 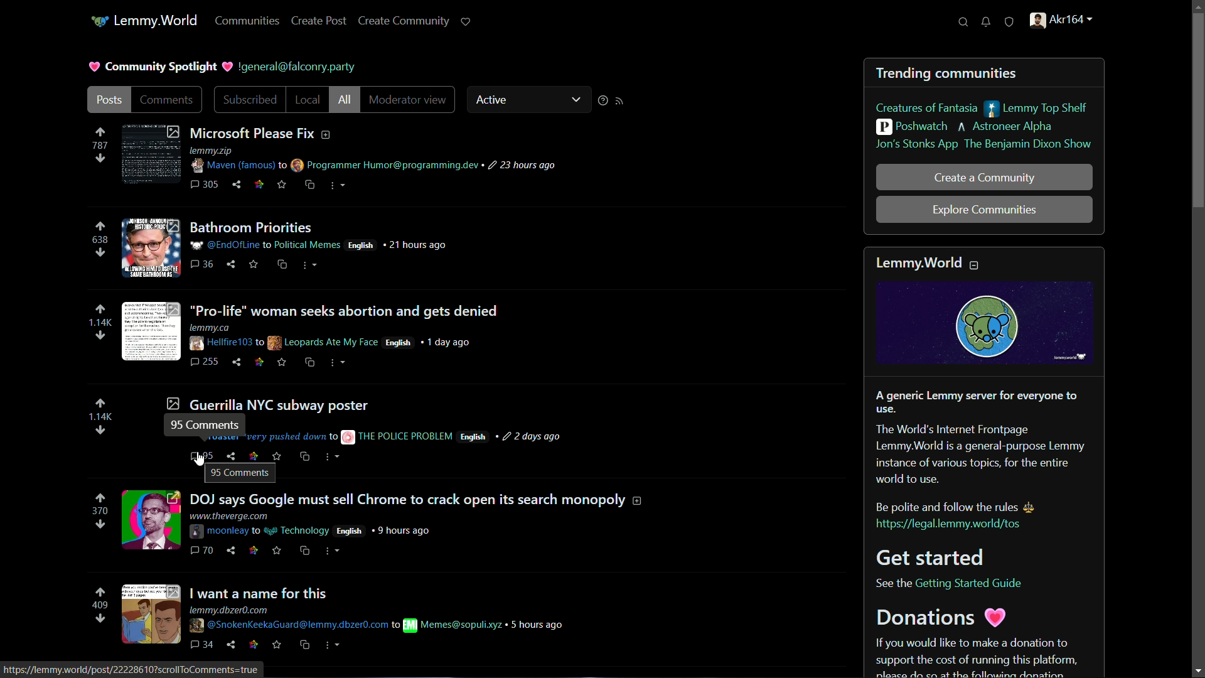 What do you see at coordinates (1197, 670) in the screenshot?
I see `scroll down` at bounding box center [1197, 670].